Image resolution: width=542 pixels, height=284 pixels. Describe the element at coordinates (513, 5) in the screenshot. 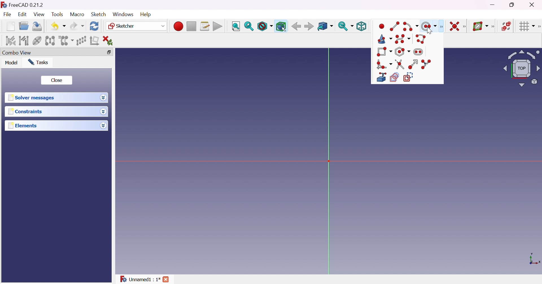

I see `Restore down` at that location.